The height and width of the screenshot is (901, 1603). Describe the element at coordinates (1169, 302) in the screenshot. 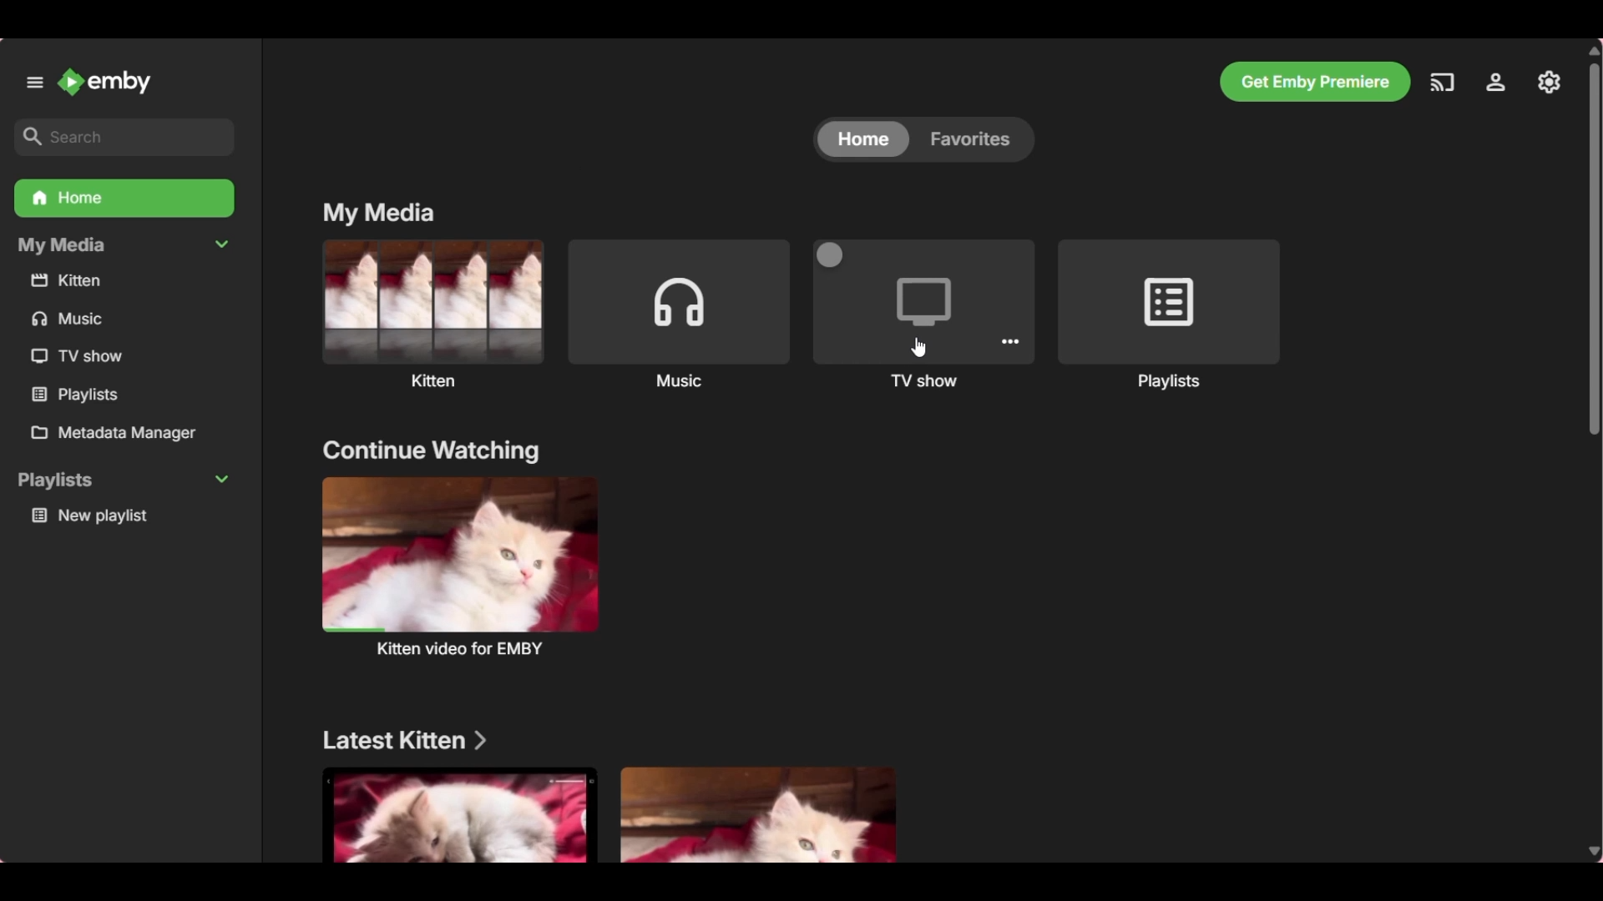

I see `Playlists` at that location.